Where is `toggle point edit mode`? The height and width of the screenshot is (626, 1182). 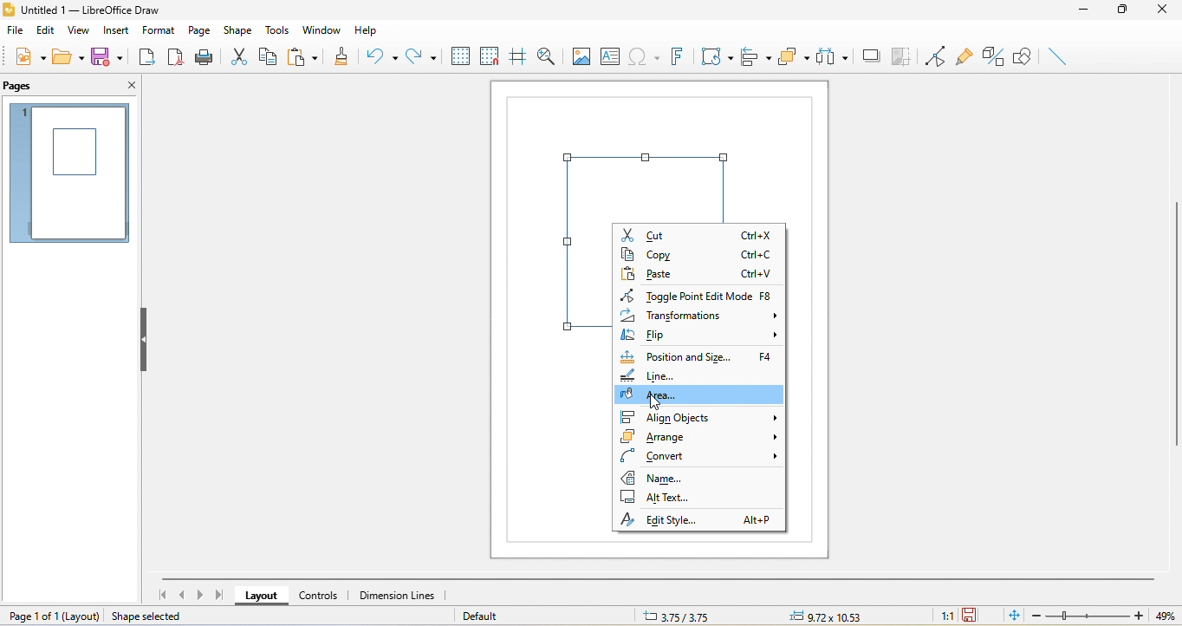 toggle point edit mode is located at coordinates (936, 55).